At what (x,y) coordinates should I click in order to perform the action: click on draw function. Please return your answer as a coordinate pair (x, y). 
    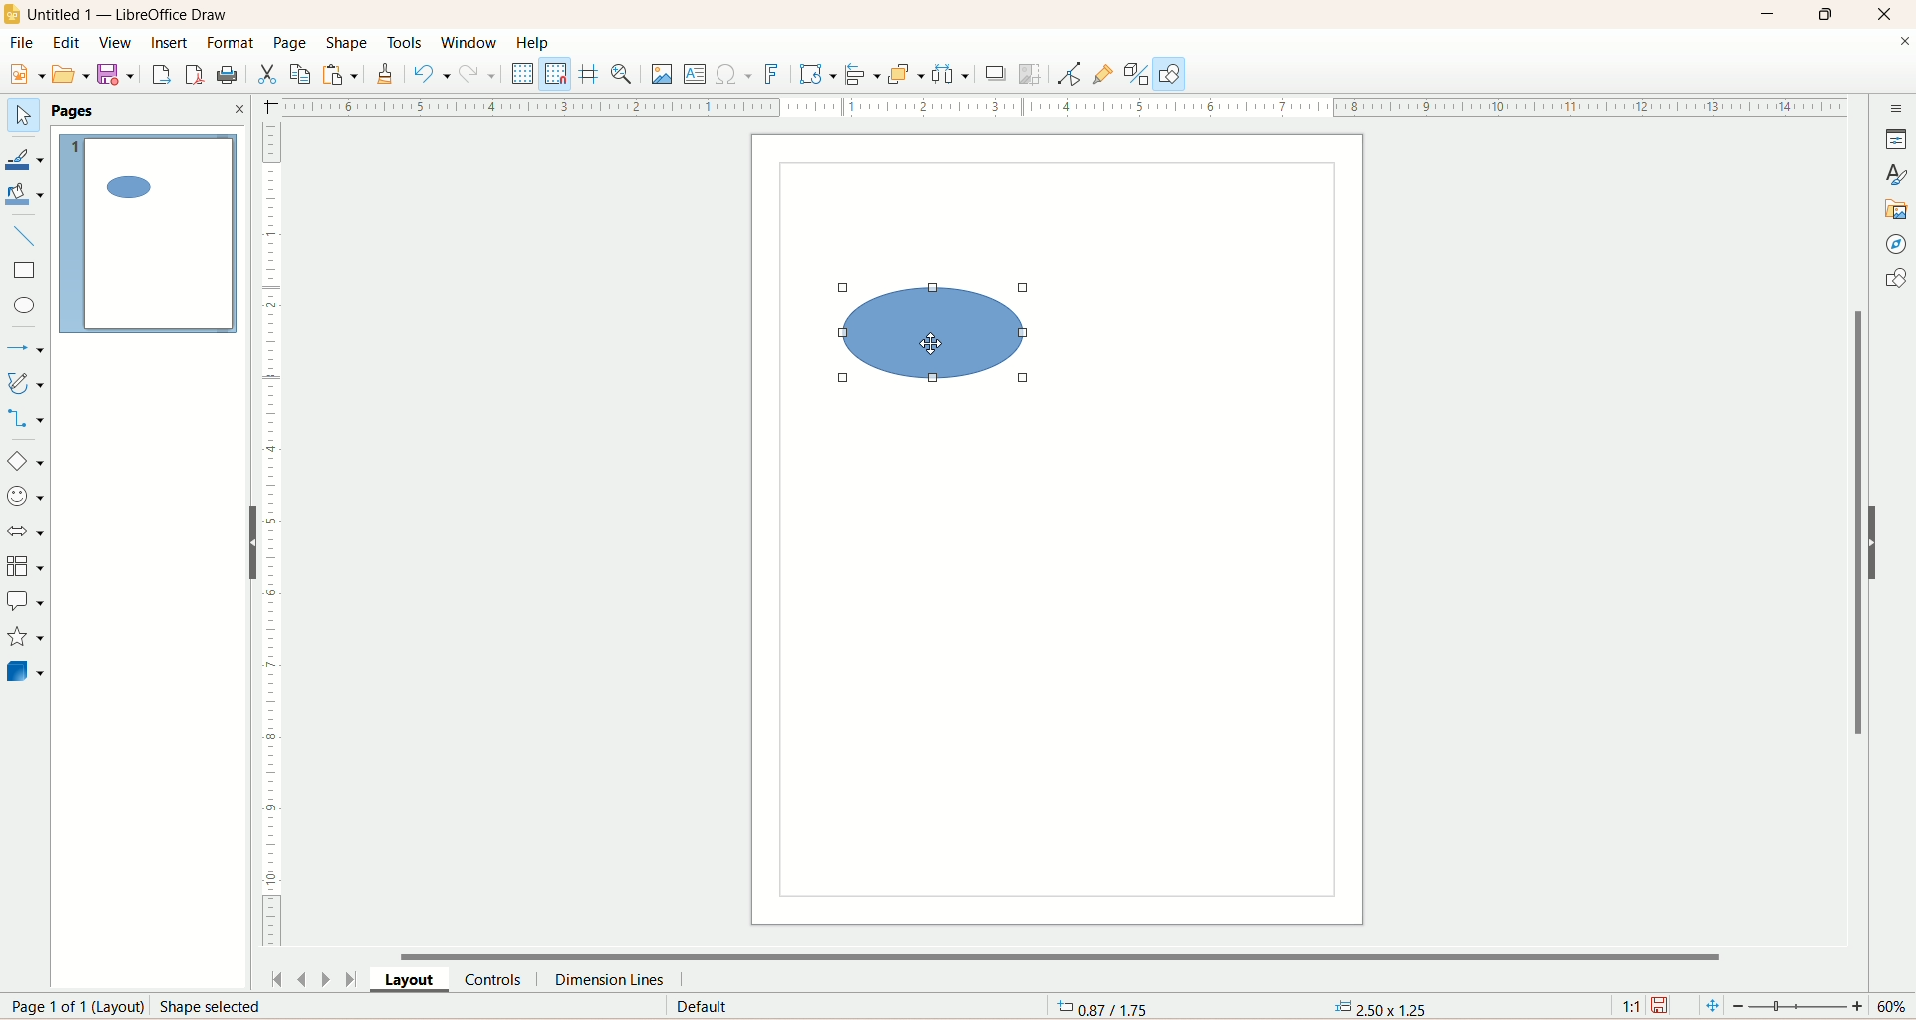
    Looking at the image, I should click on (1173, 75).